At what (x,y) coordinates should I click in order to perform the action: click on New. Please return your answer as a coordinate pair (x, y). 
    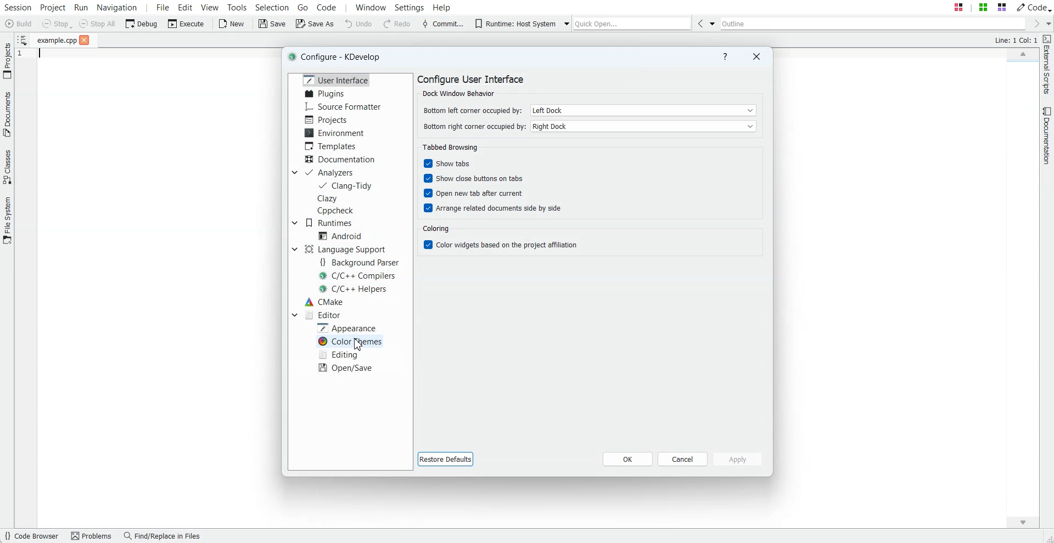
    Looking at the image, I should click on (233, 24).